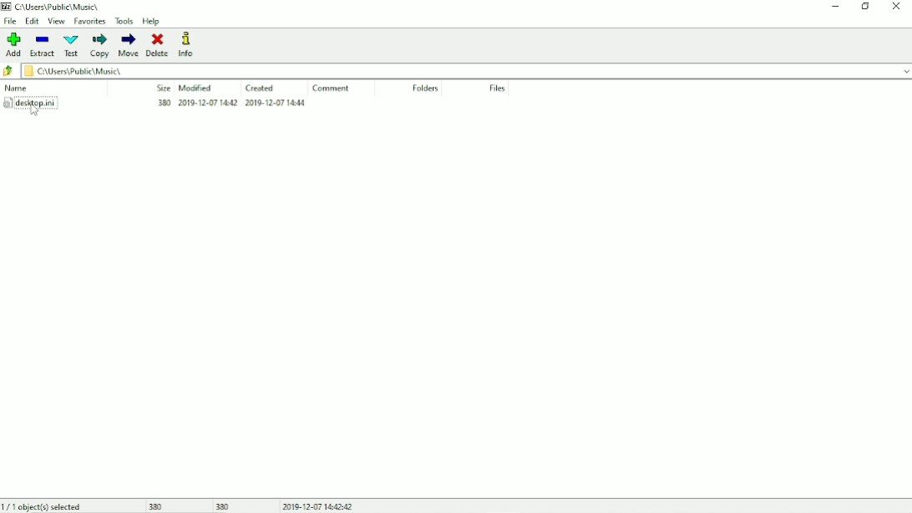 The image size is (912, 513). What do you see at coordinates (58, 6) in the screenshot?
I see `c\users\Pubhc\Music\` at bounding box center [58, 6].